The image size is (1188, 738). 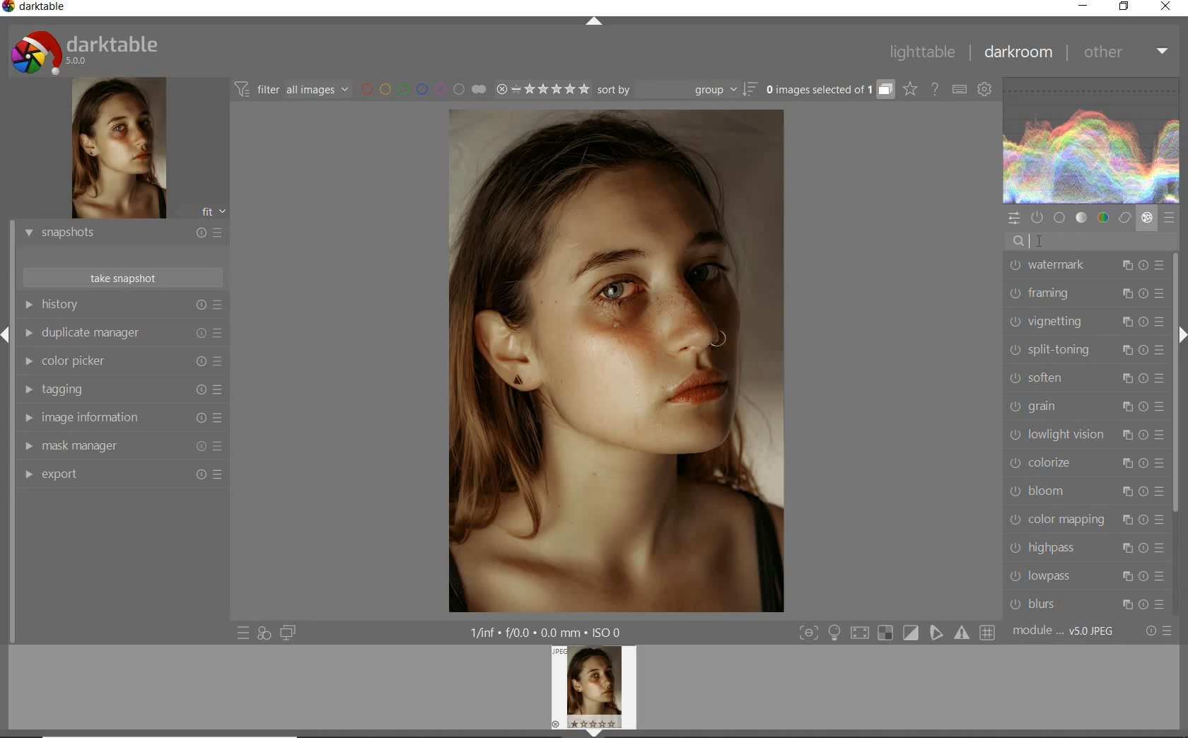 What do you see at coordinates (244, 633) in the screenshot?
I see `quick access to presets` at bounding box center [244, 633].